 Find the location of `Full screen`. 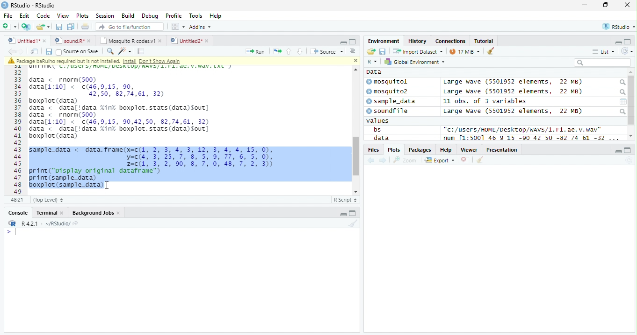

Full screen is located at coordinates (352, 42).